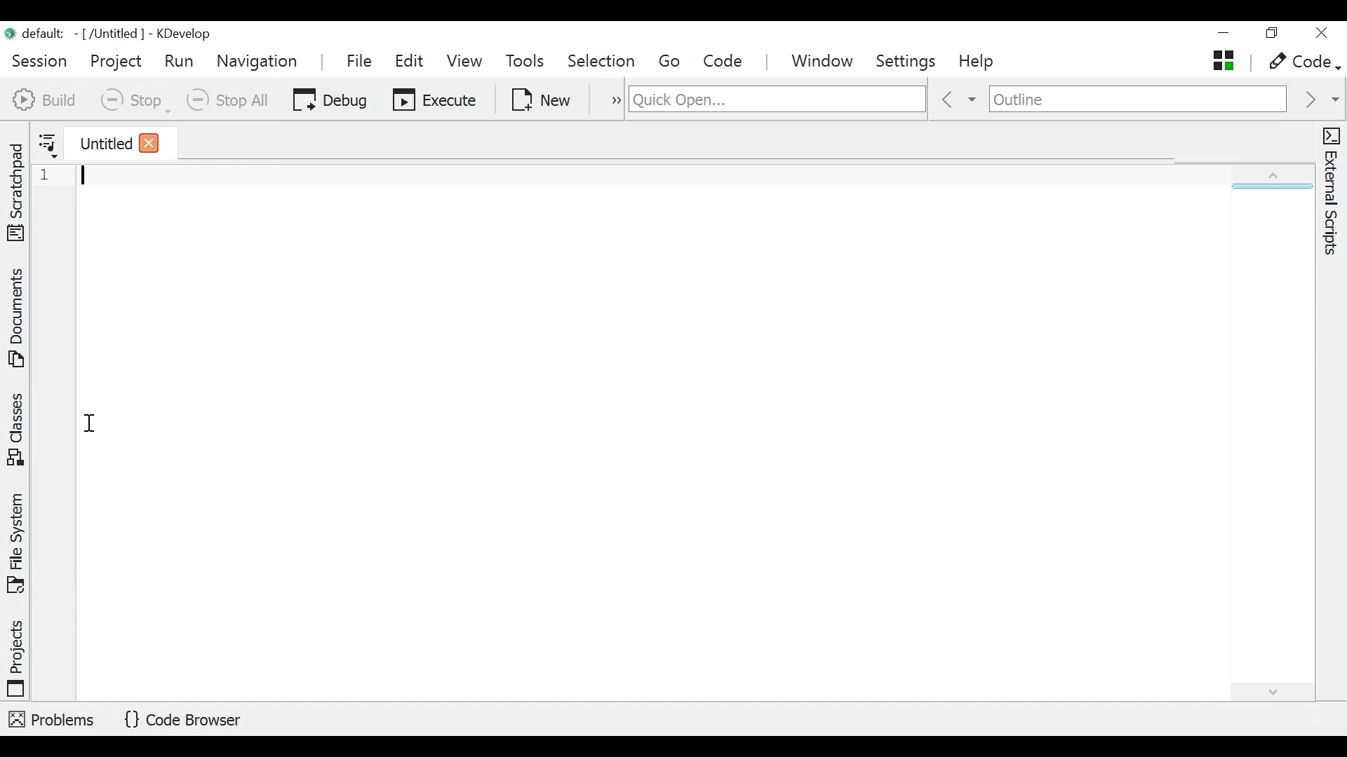 This screenshot has height=757, width=1347. Describe the element at coordinates (16, 327) in the screenshot. I see `Documents` at that location.